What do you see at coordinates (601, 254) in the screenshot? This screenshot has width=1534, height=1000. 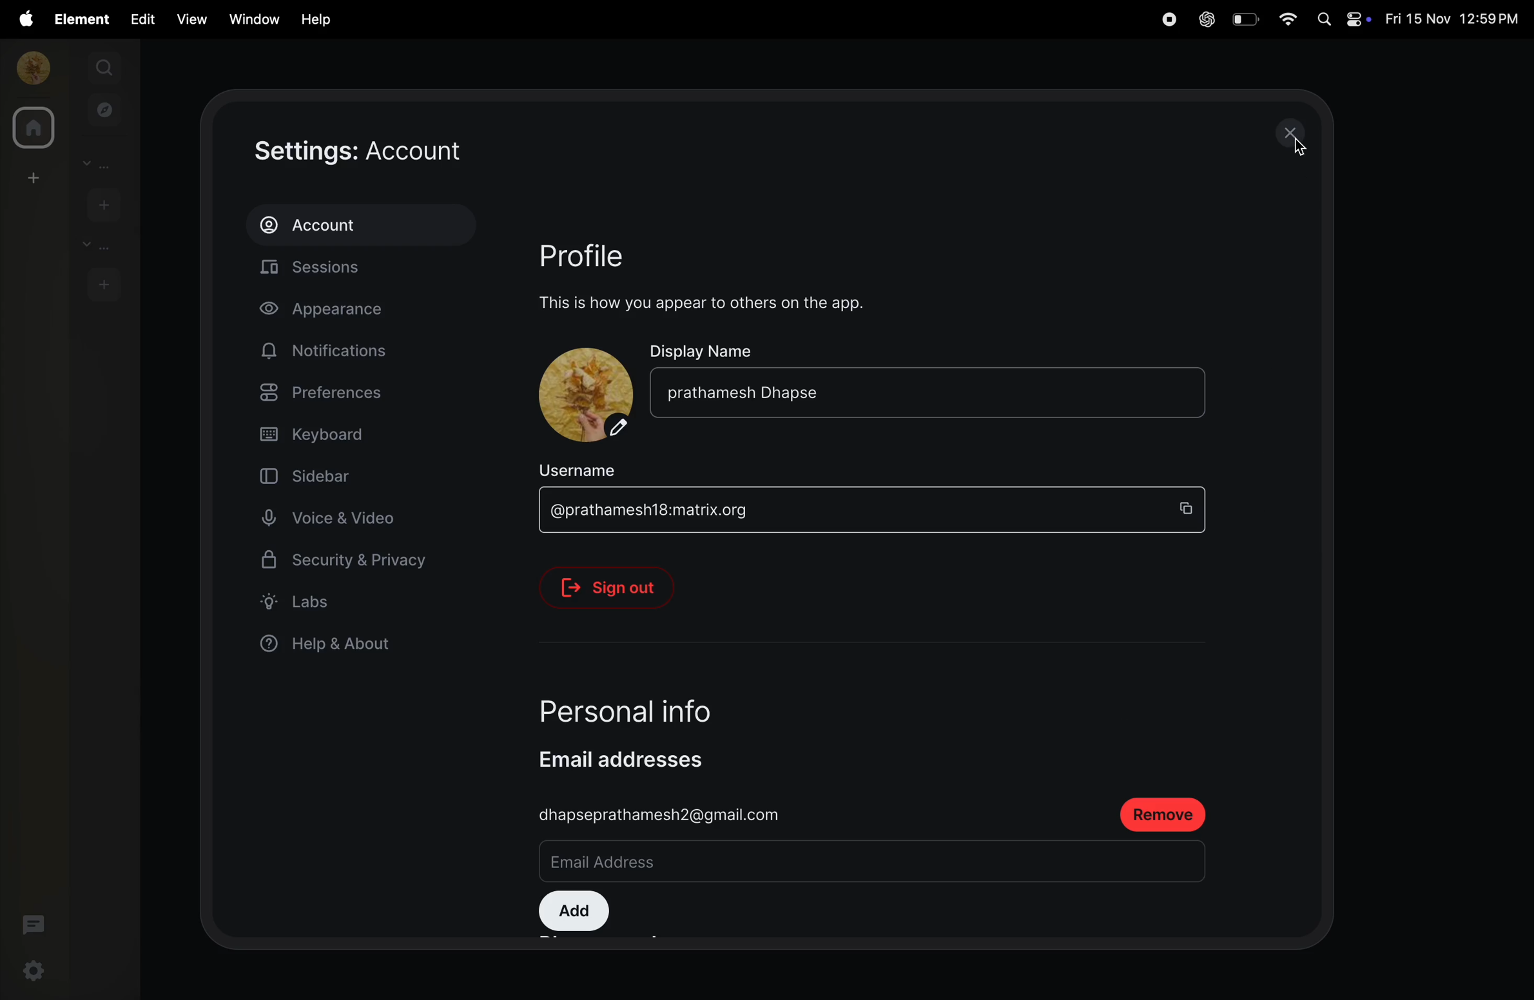 I see `profle` at bounding box center [601, 254].